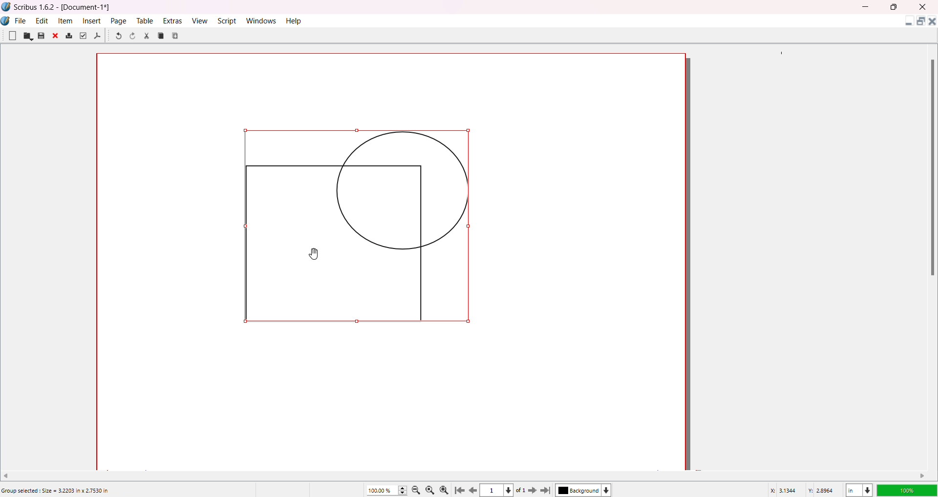 The image size is (938, 497). I want to click on MInimize, so click(867, 7).